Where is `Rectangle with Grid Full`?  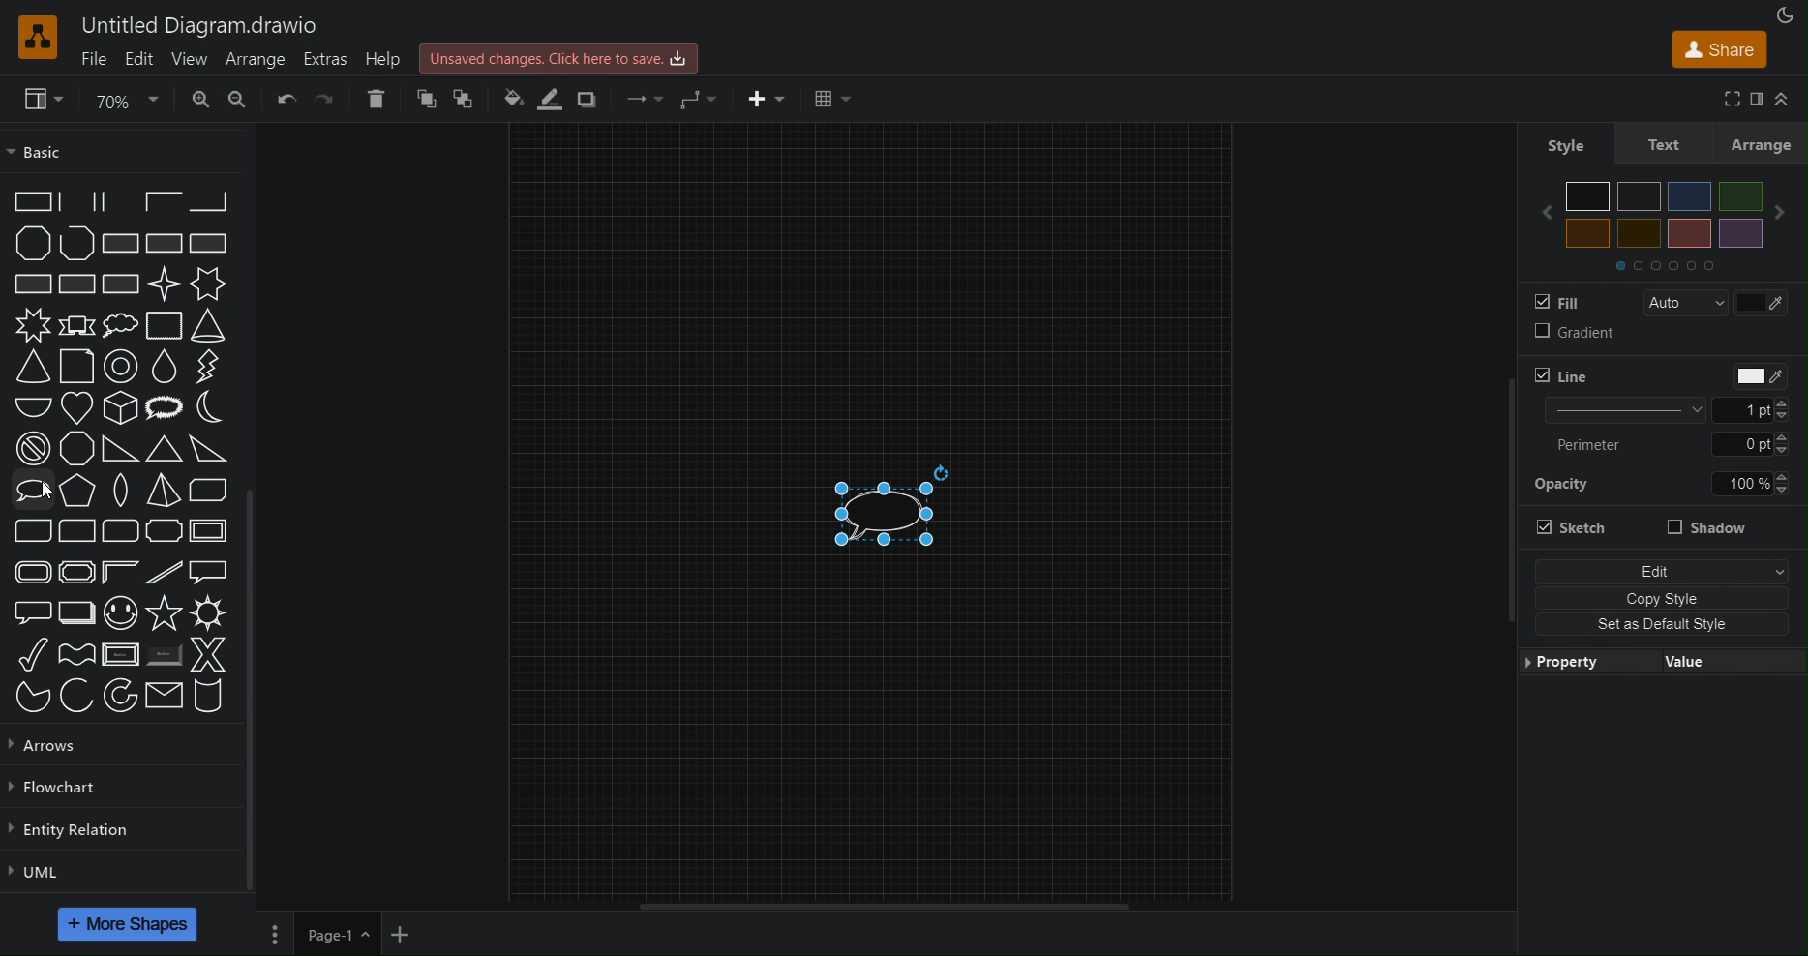 Rectangle with Grid Full is located at coordinates (76, 284).